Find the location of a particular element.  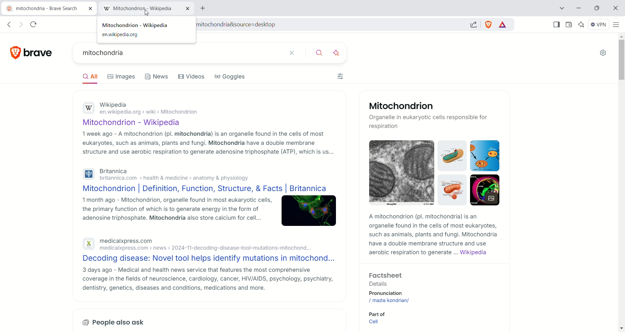

customize and control brave is located at coordinates (617, 25).